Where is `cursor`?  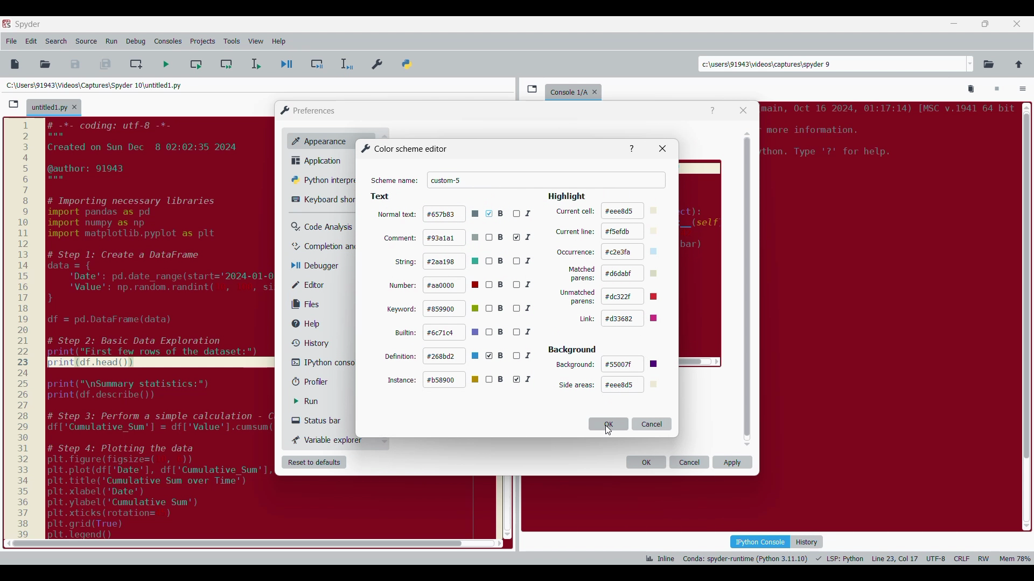 cursor is located at coordinates (607, 431).